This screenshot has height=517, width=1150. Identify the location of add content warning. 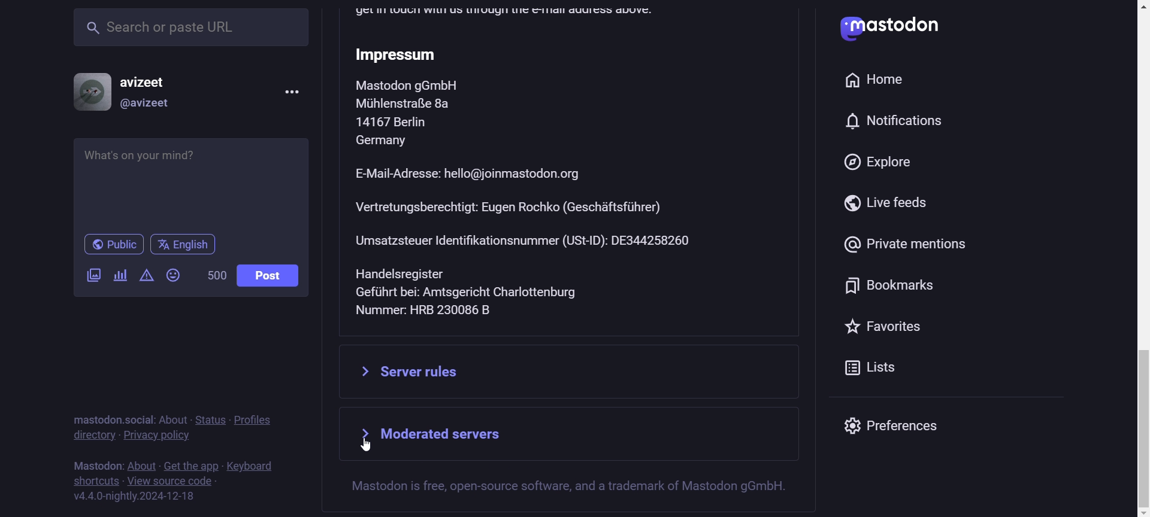
(146, 278).